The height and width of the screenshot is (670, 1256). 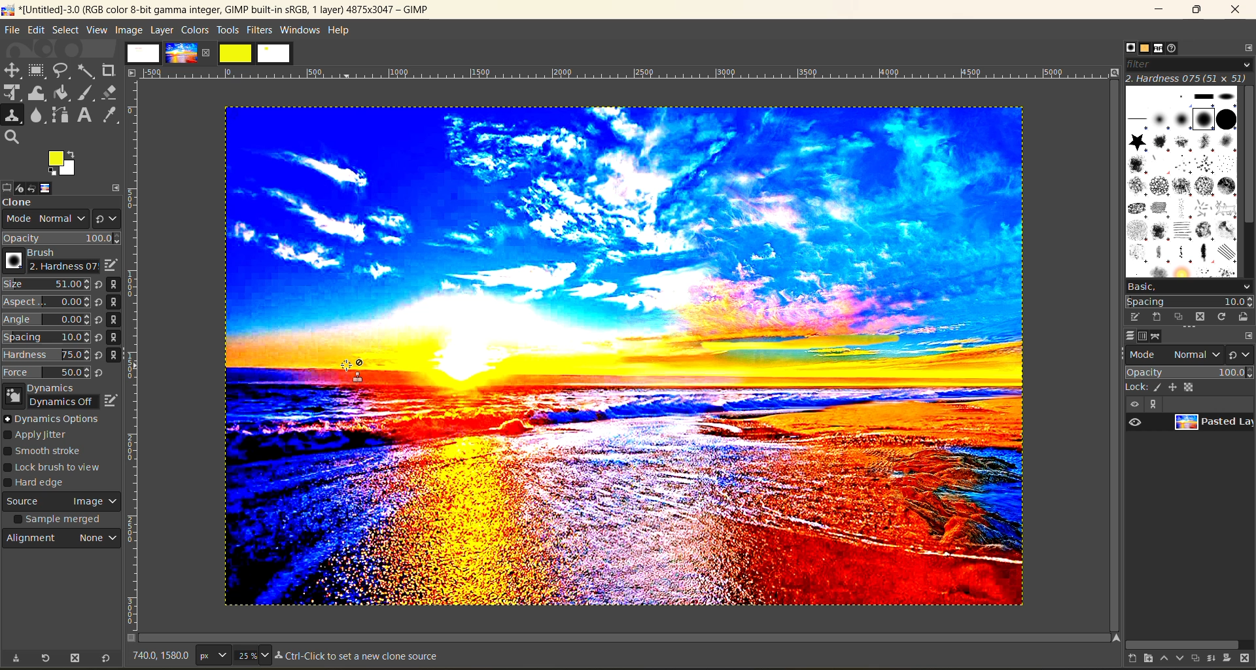 What do you see at coordinates (1212, 425) in the screenshot?
I see `layer` at bounding box center [1212, 425].